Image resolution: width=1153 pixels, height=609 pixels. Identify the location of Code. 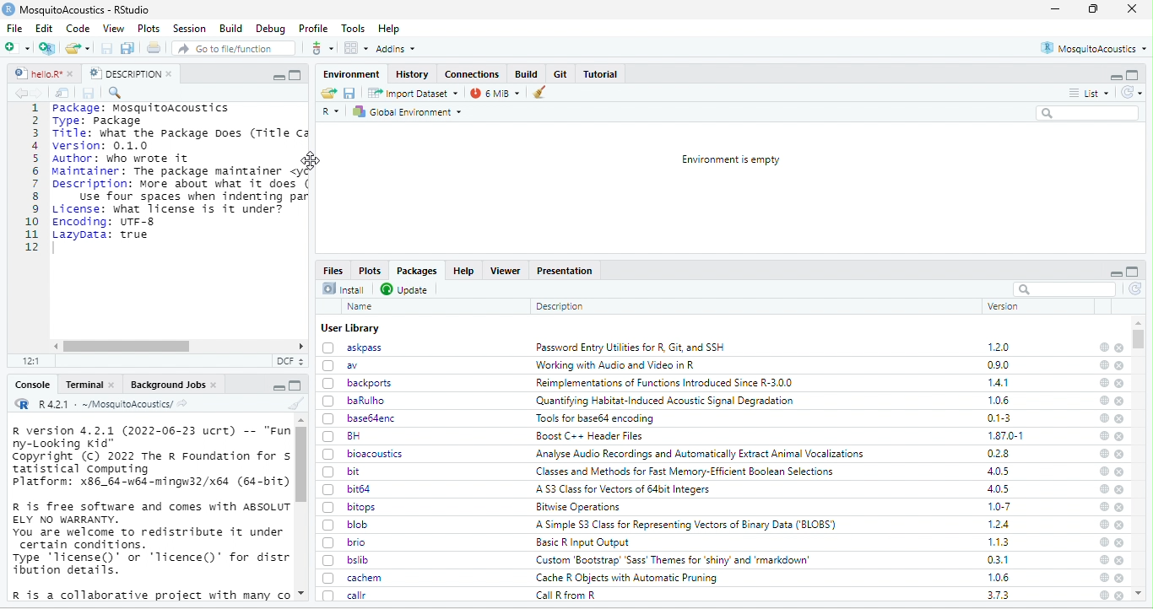
(78, 28).